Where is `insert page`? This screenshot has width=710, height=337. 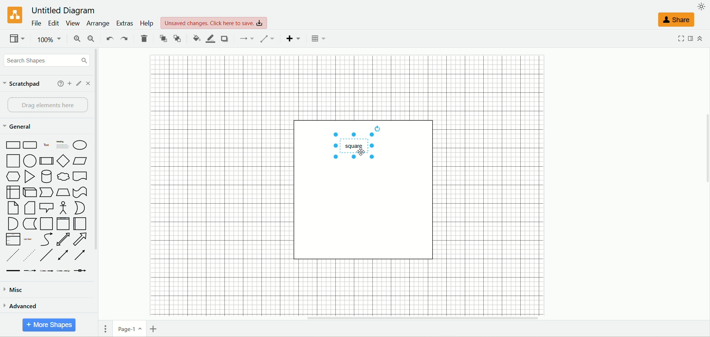 insert page is located at coordinates (155, 328).